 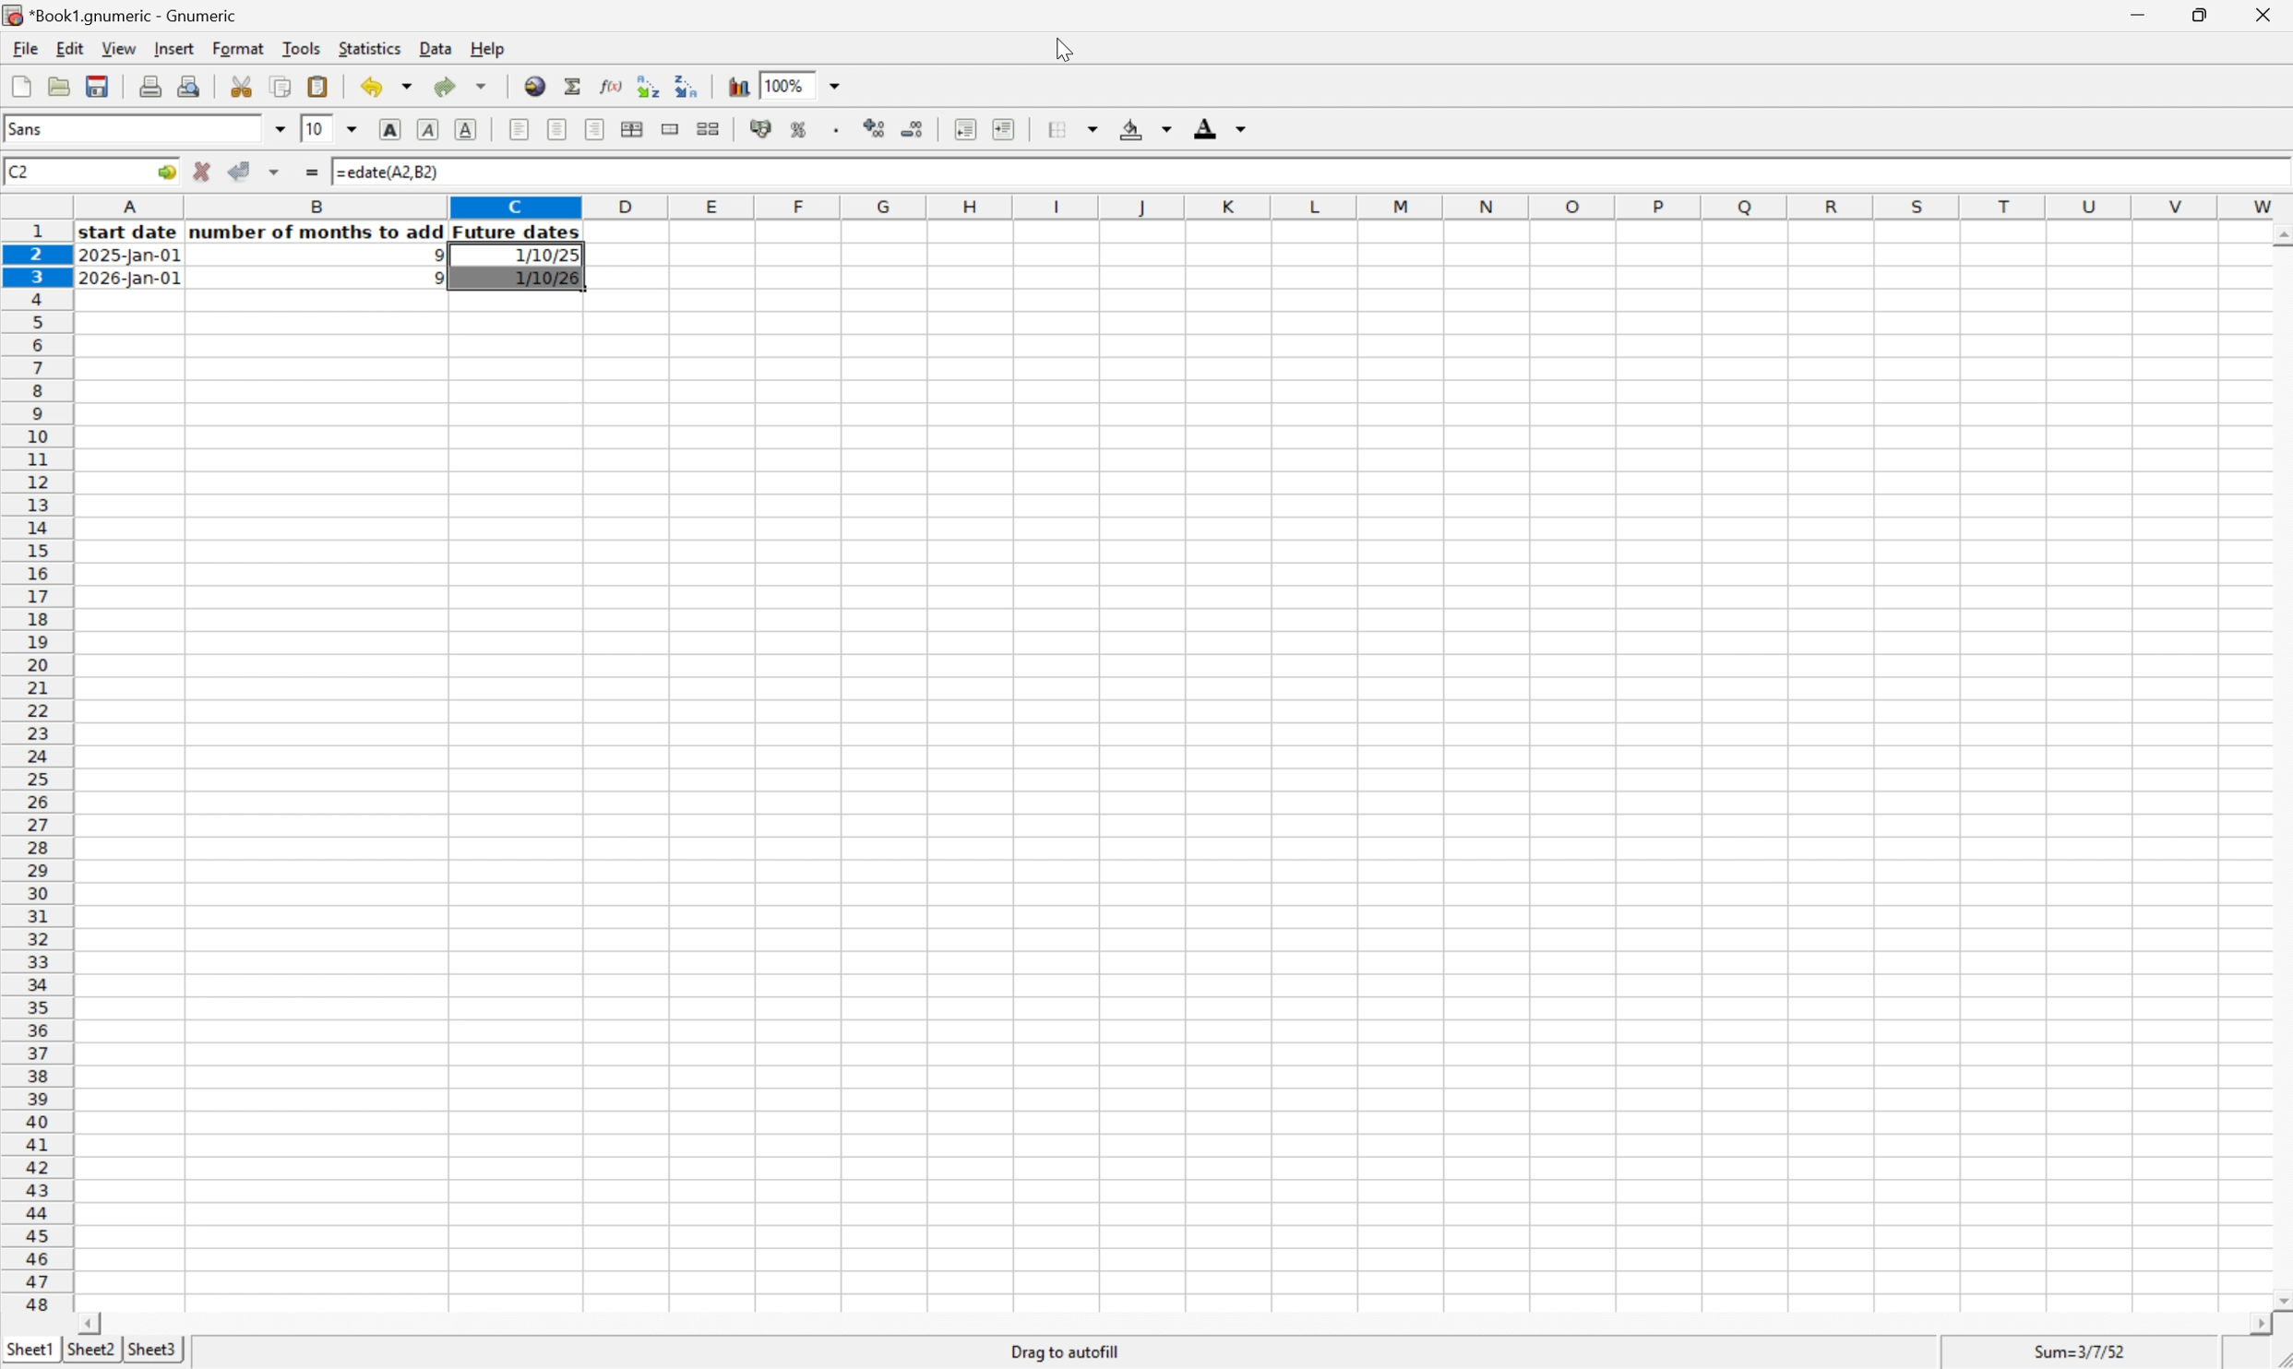 What do you see at coordinates (132, 258) in the screenshot?
I see `2025-jan-01` at bounding box center [132, 258].